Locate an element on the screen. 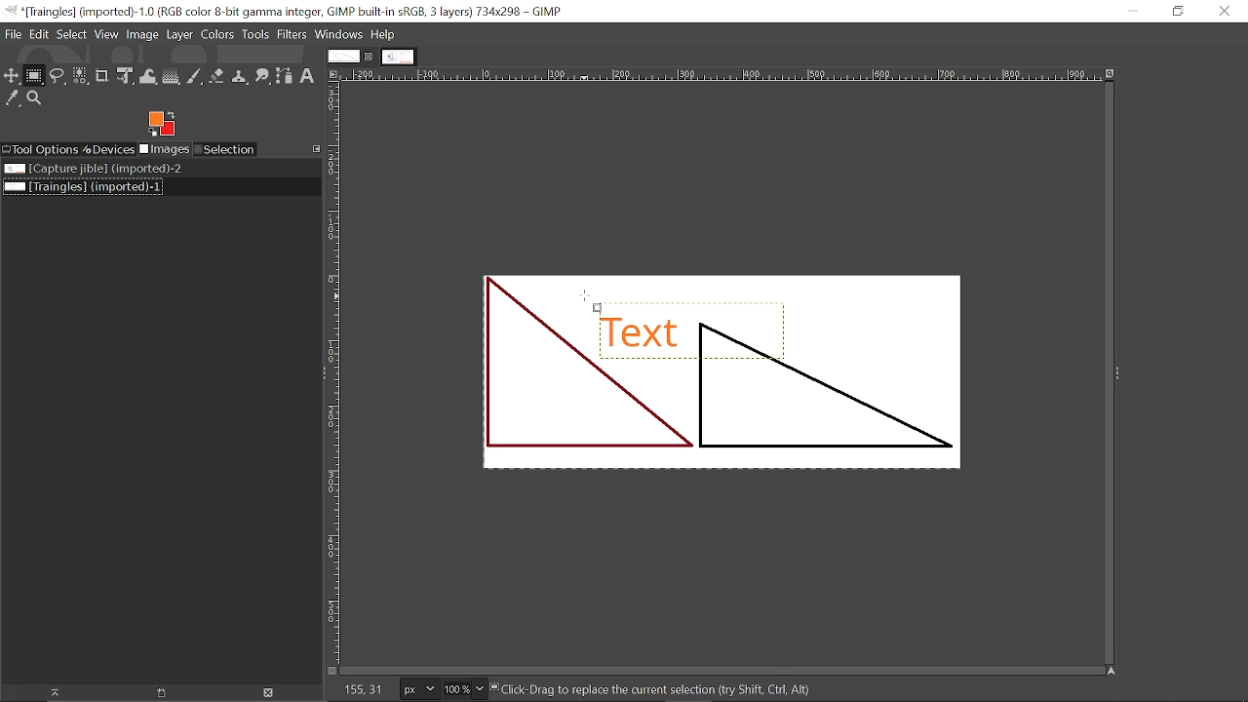 This screenshot has height=702, width=1248. Windows is located at coordinates (338, 35).